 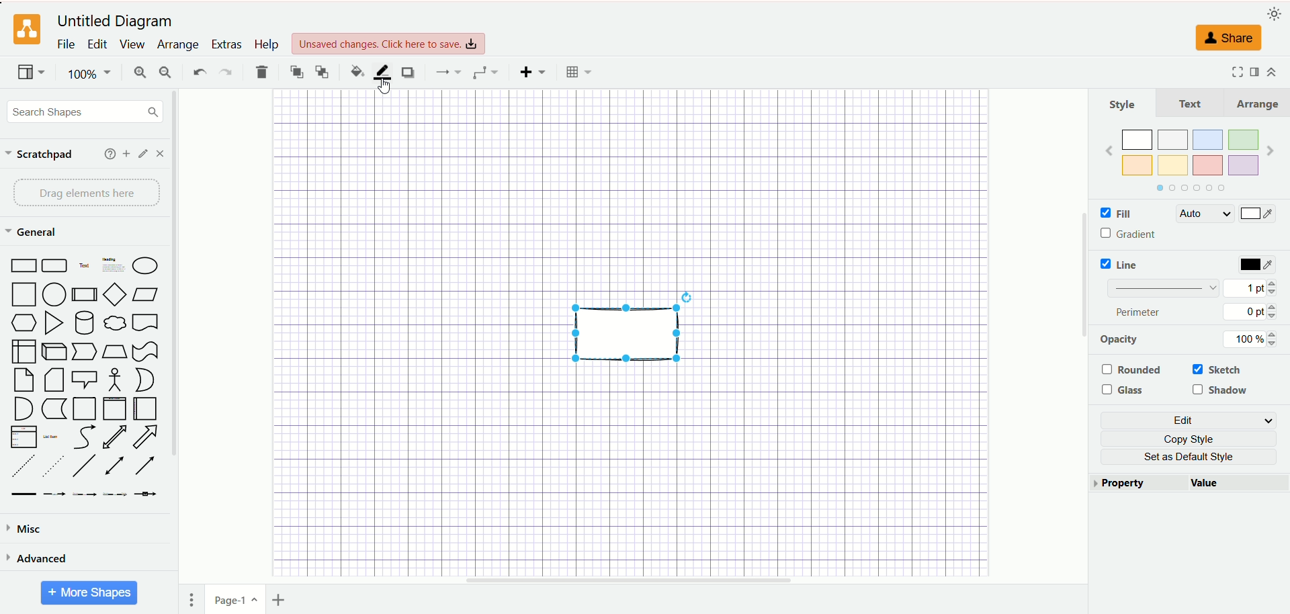 I want to click on 100%, so click(x=1250, y=339).